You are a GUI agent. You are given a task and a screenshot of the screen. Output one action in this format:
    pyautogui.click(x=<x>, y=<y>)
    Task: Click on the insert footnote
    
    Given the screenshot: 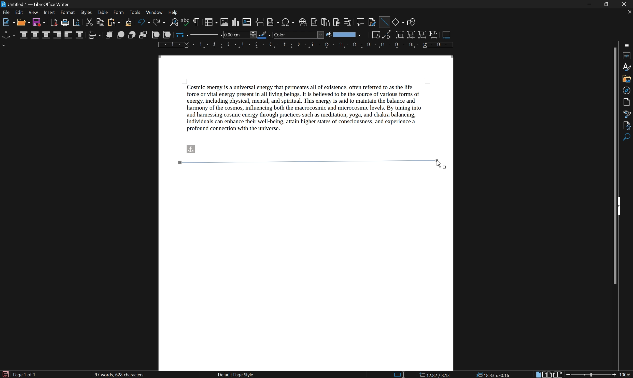 What is the action you would take?
    pyautogui.click(x=314, y=22)
    